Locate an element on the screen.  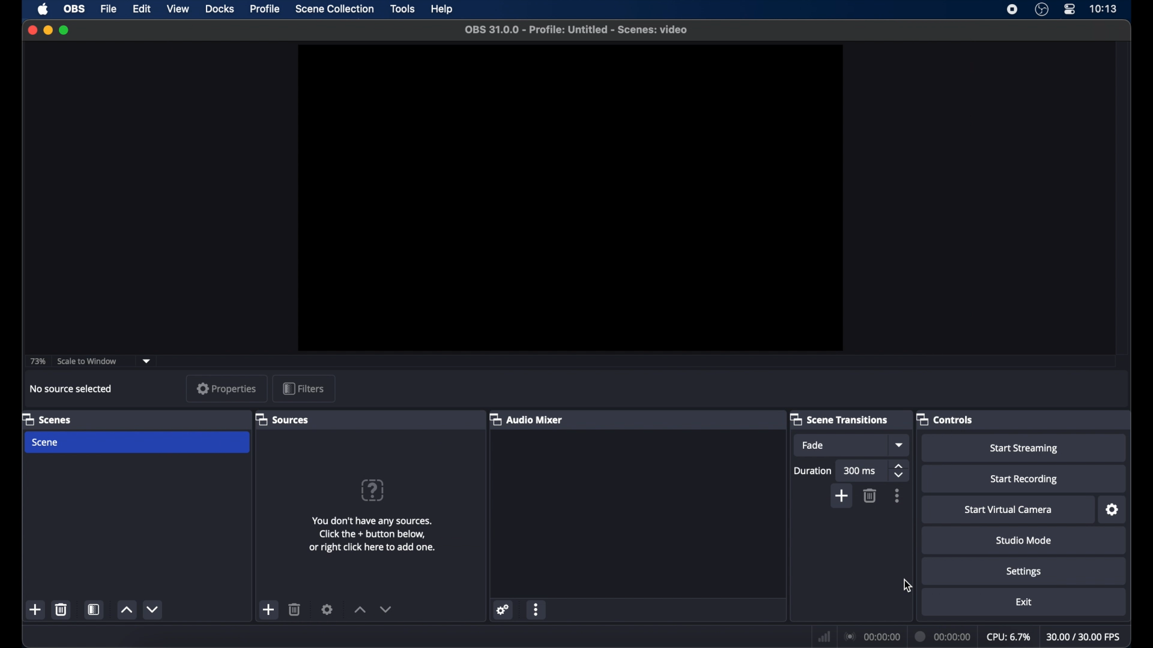
more options is located at coordinates (536, 609).